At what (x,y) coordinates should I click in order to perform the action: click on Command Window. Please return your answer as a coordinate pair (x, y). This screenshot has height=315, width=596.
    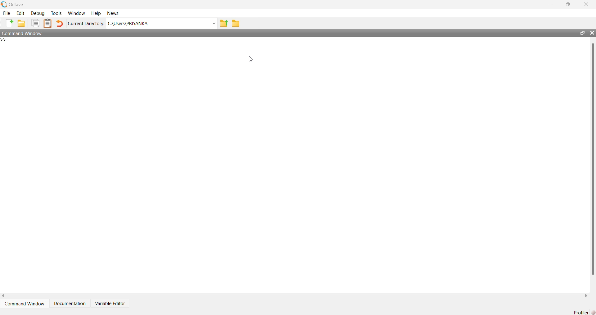
    Looking at the image, I should click on (22, 33).